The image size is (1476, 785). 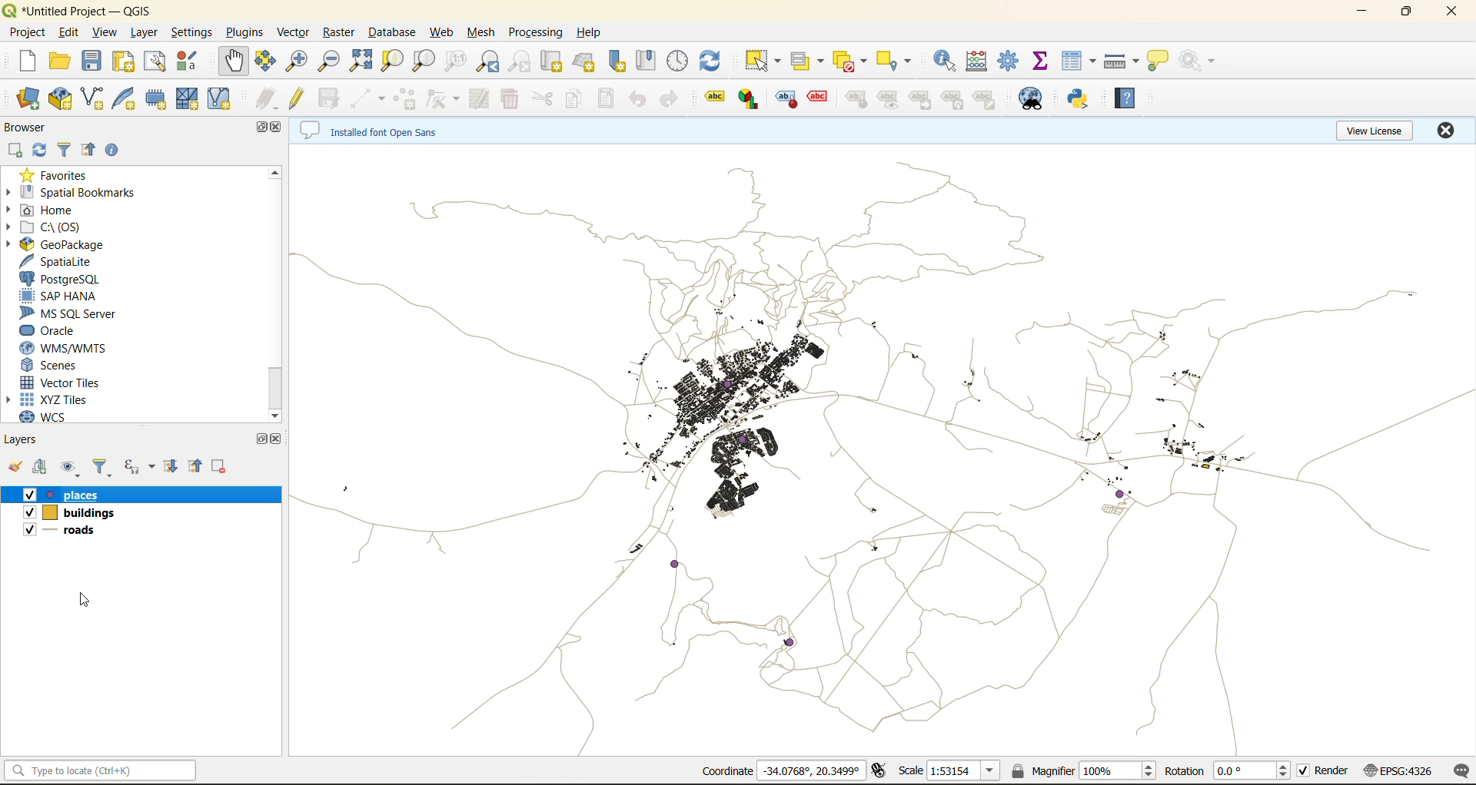 I want to click on favorites, so click(x=60, y=174).